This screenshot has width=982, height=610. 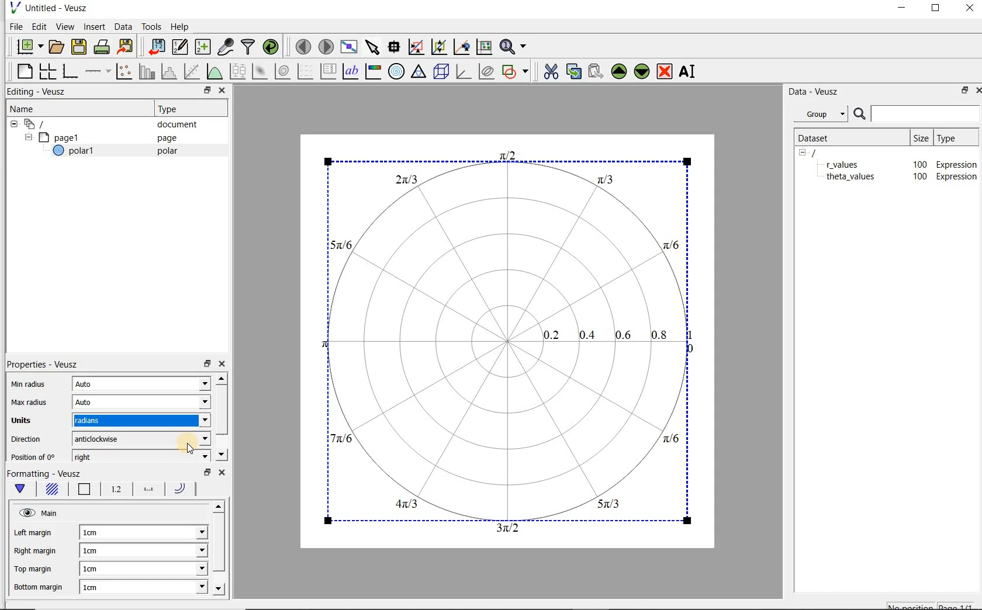 What do you see at coordinates (96, 26) in the screenshot?
I see `Insert` at bounding box center [96, 26].